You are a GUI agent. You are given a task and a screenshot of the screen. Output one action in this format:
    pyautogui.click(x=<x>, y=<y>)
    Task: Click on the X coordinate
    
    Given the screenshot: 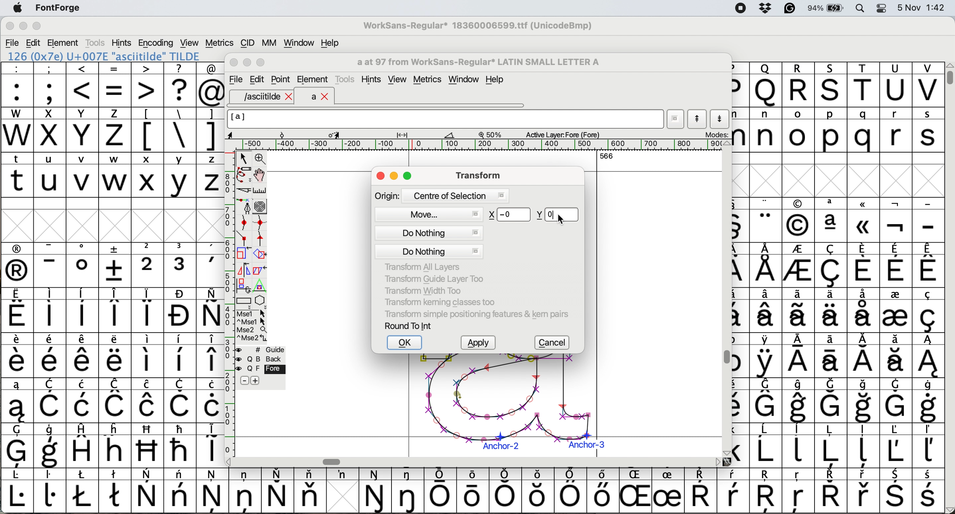 What is the action you would take?
    pyautogui.click(x=510, y=215)
    